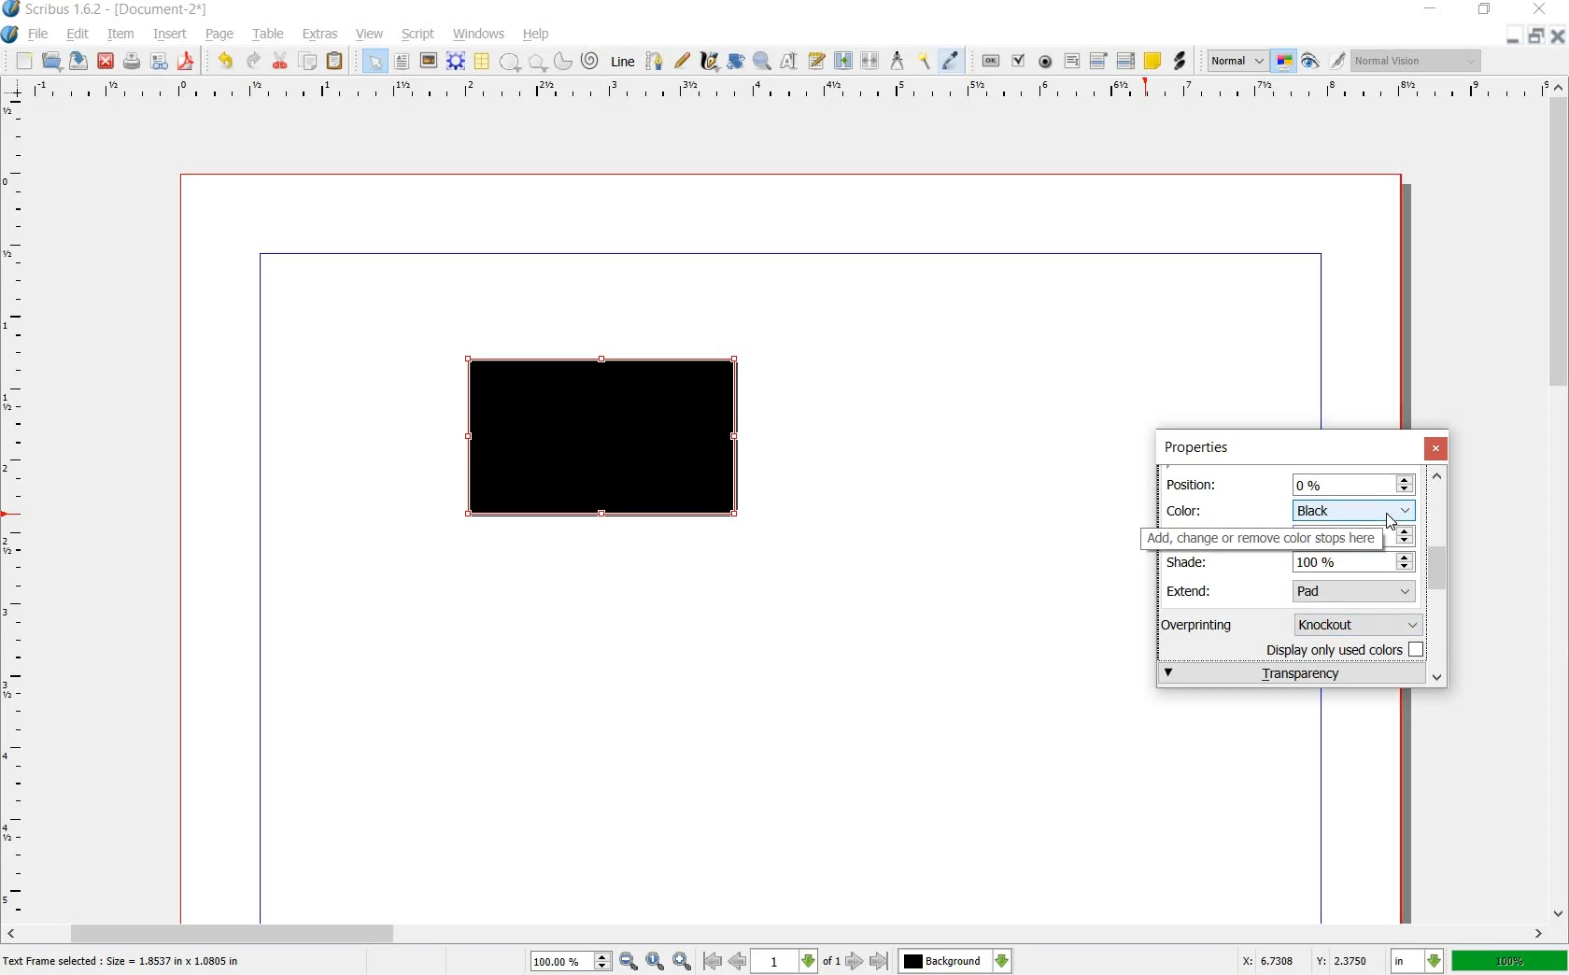  I want to click on select item, so click(375, 61).